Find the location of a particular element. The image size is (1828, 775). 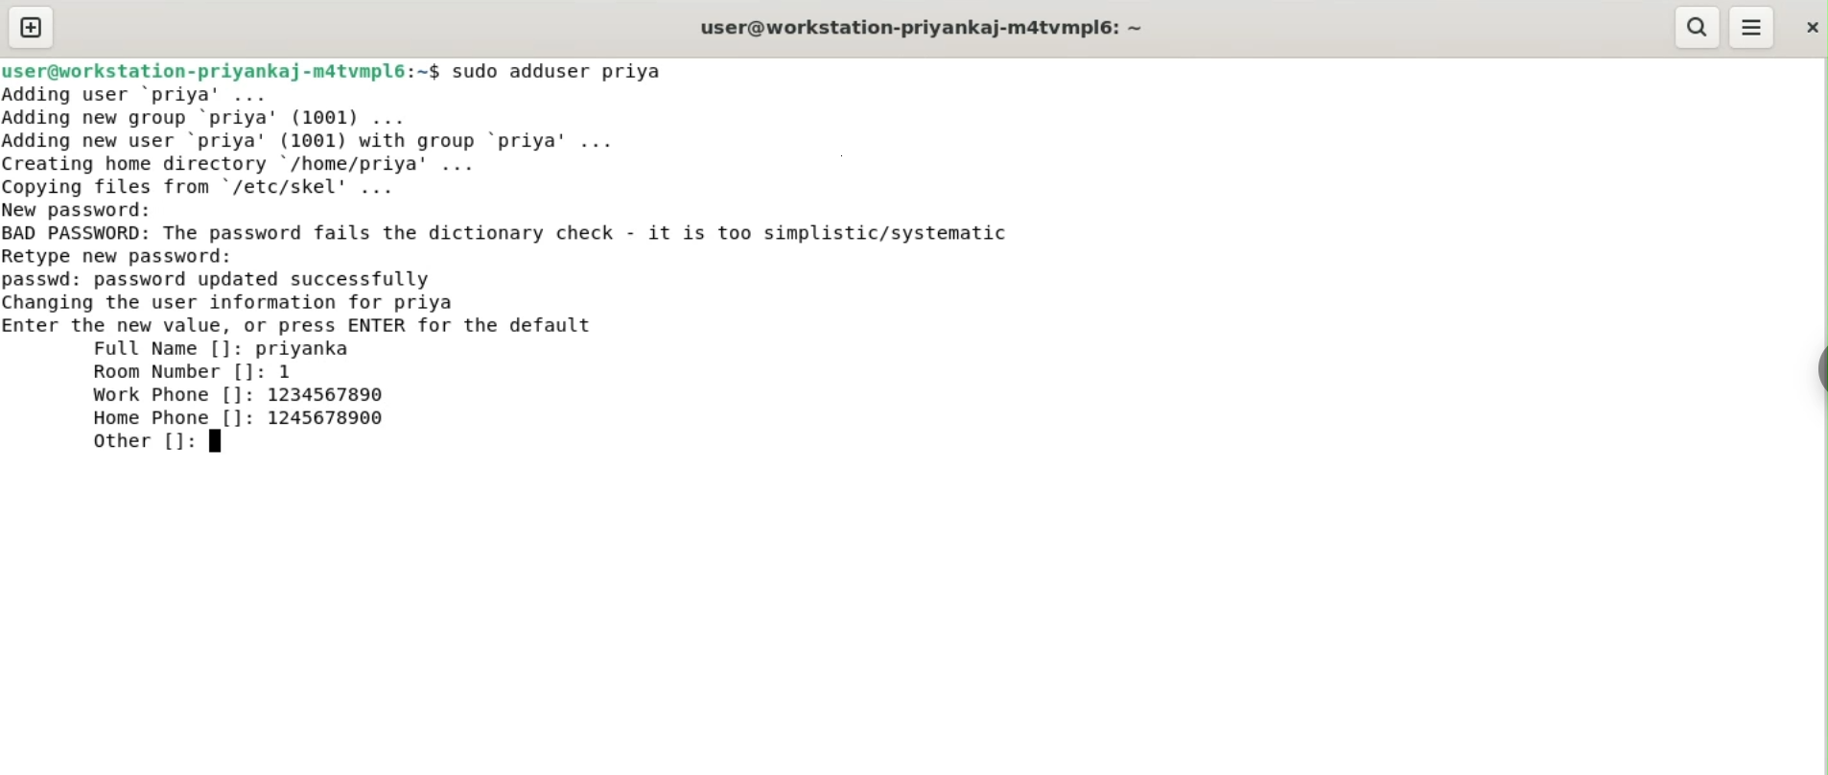

Adding user ‘priya’ ...

Adding new group ‘priya’ (1001) ...

Adding new user ‘priya' (1001) with group ‘priya’ ...
Creating home directory /home/priya’ ...

Copving files from "/etc/skel' ... is located at coordinates (371, 139).